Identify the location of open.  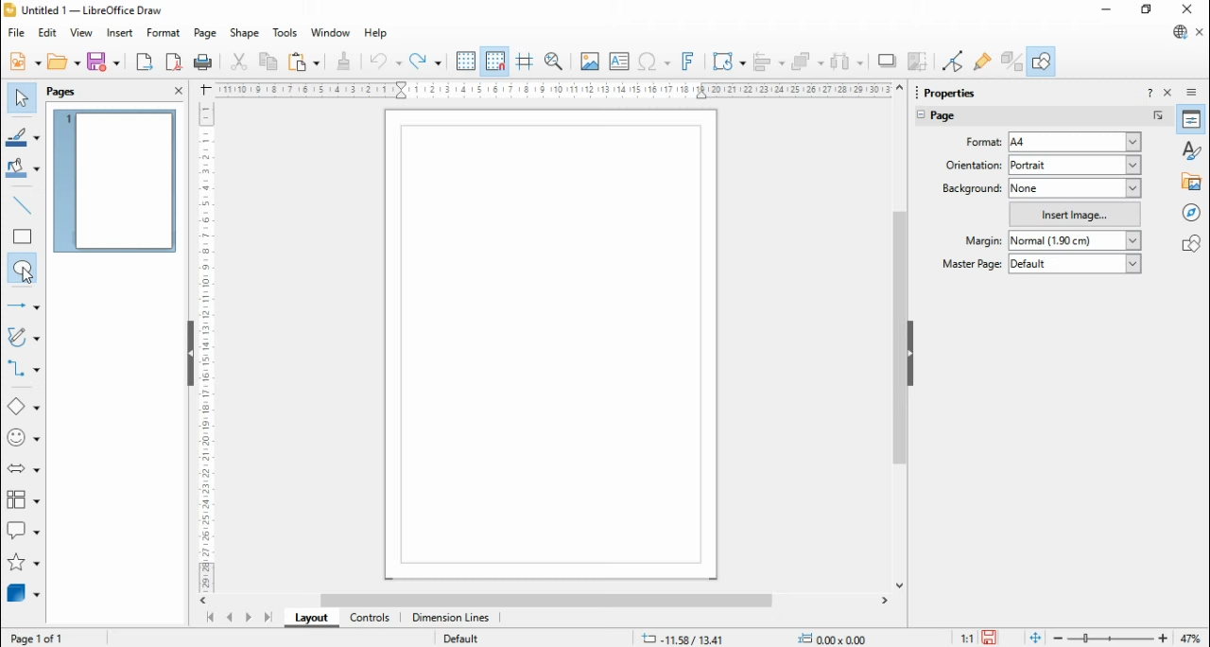
(63, 61).